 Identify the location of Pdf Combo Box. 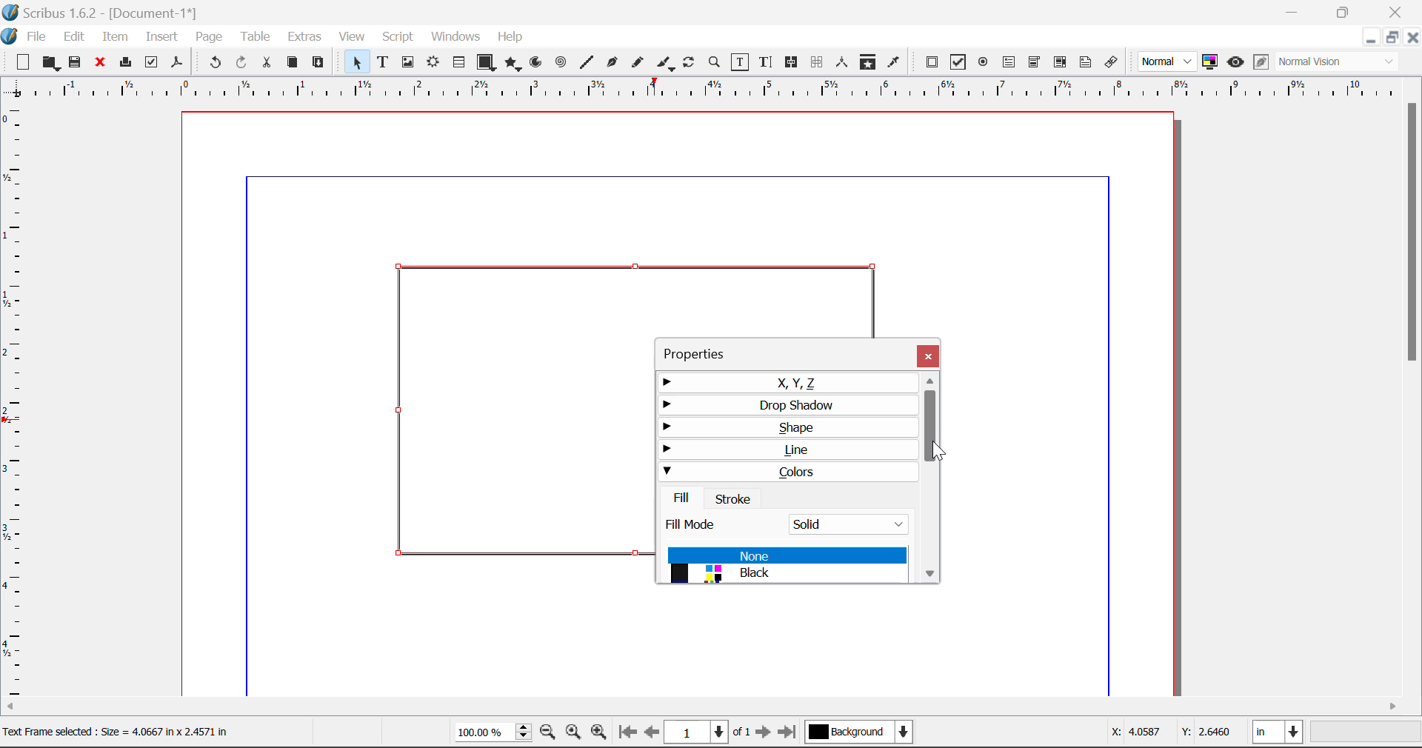
(1035, 61).